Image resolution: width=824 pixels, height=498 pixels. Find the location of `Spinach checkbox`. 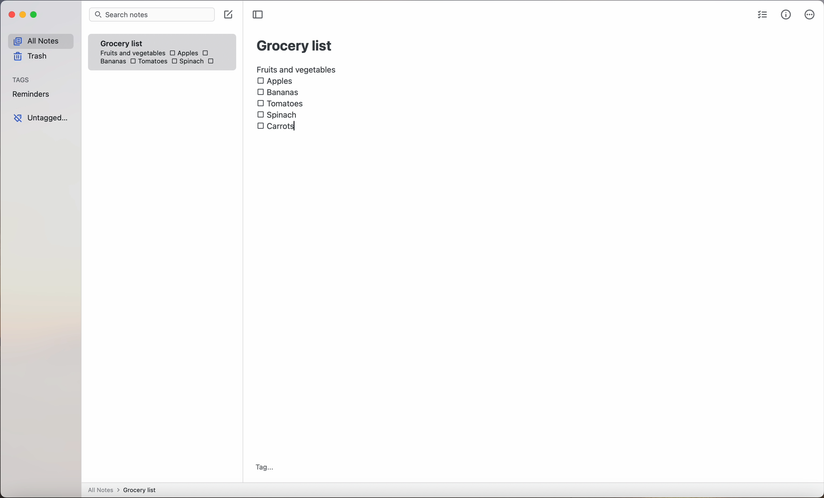

Spinach checkbox is located at coordinates (278, 115).